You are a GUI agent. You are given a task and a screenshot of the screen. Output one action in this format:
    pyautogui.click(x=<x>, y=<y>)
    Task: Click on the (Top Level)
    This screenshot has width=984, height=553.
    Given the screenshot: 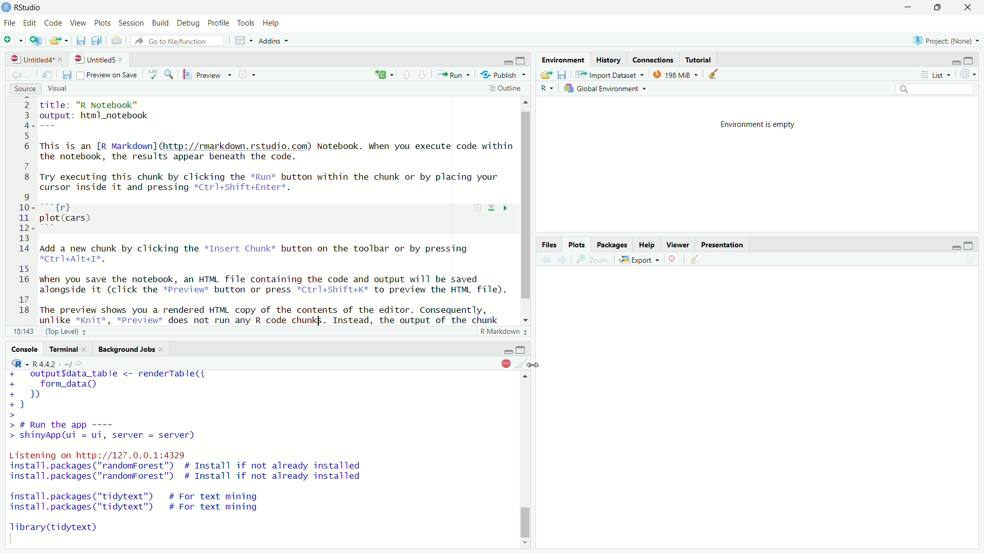 What is the action you would take?
    pyautogui.click(x=68, y=331)
    